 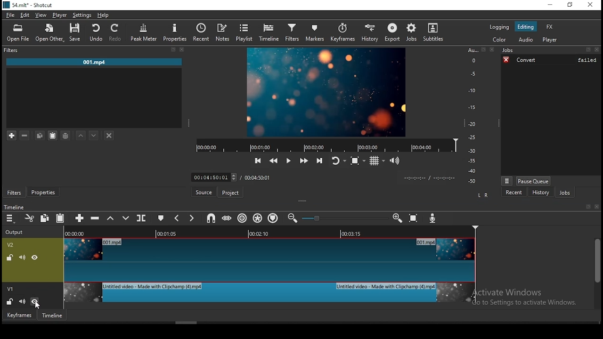 What do you see at coordinates (570, 5) in the screenshot?
I see `restore` at bounding box center [570, 5].